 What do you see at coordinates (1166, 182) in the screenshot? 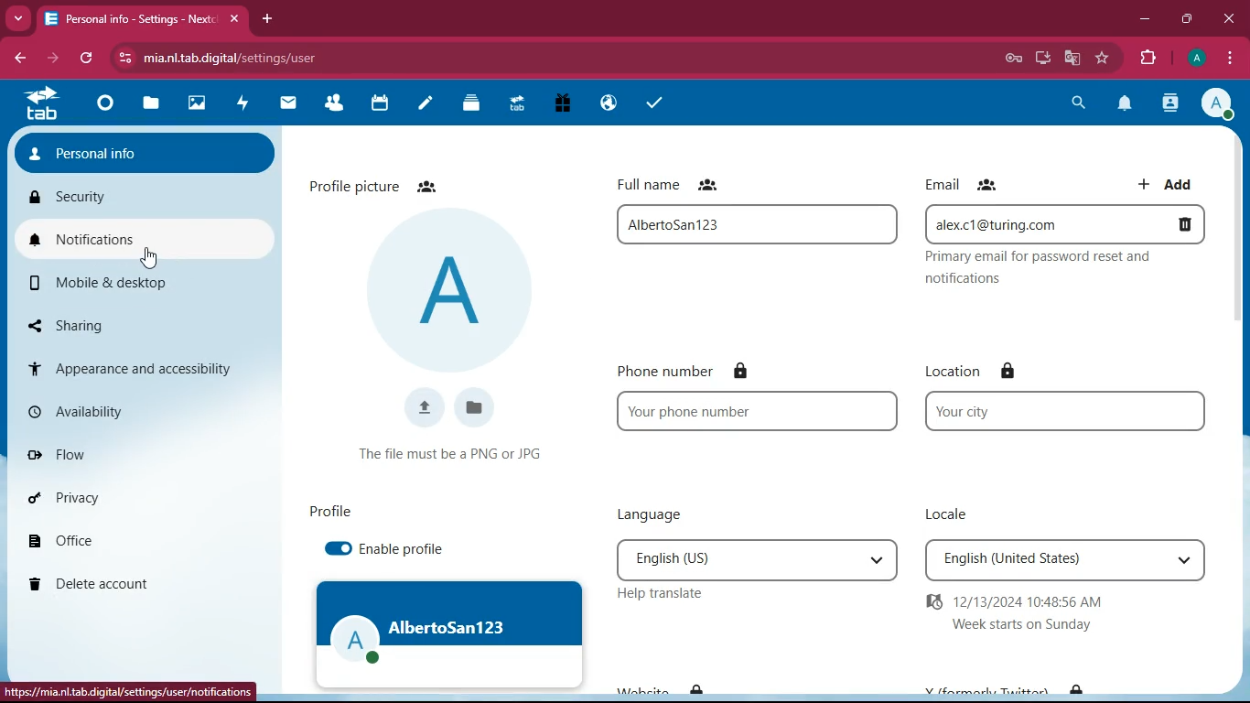
I see `add` at bounding box center [1166, 182].